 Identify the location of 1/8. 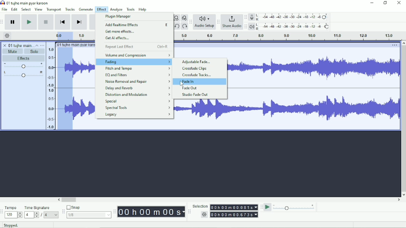
(88, 215).